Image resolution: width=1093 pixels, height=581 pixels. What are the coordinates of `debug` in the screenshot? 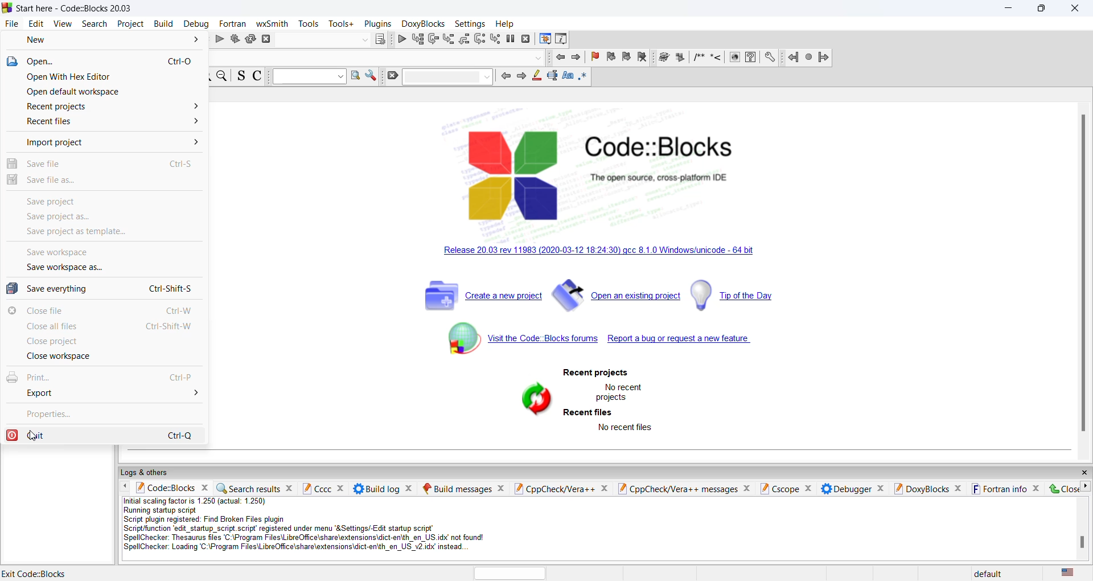 It's located at (401, 39).